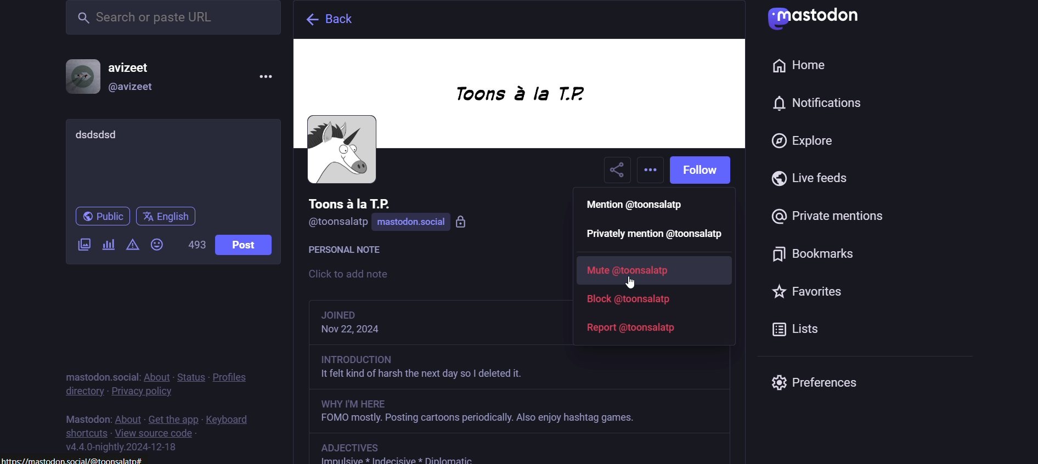 The width and height of the screenshot is (1038, 464). What do you see at coordinates (159, 244) in the screenshot?
I see `add emoji` at bounding box center [159, 244].